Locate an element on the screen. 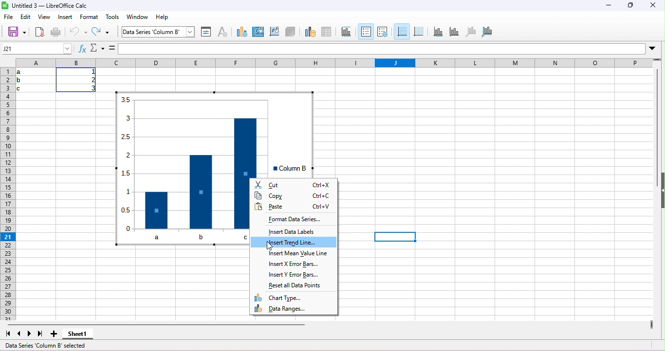 Image resolution: width=665 pixels, height=351 pixels. data ranges is located at coordinates (288, 308).